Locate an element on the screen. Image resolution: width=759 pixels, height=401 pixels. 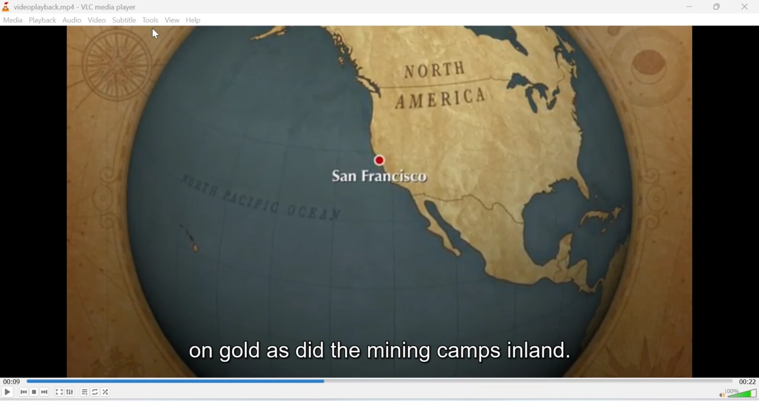
Extended Settings is located at coordinates (70, 392).